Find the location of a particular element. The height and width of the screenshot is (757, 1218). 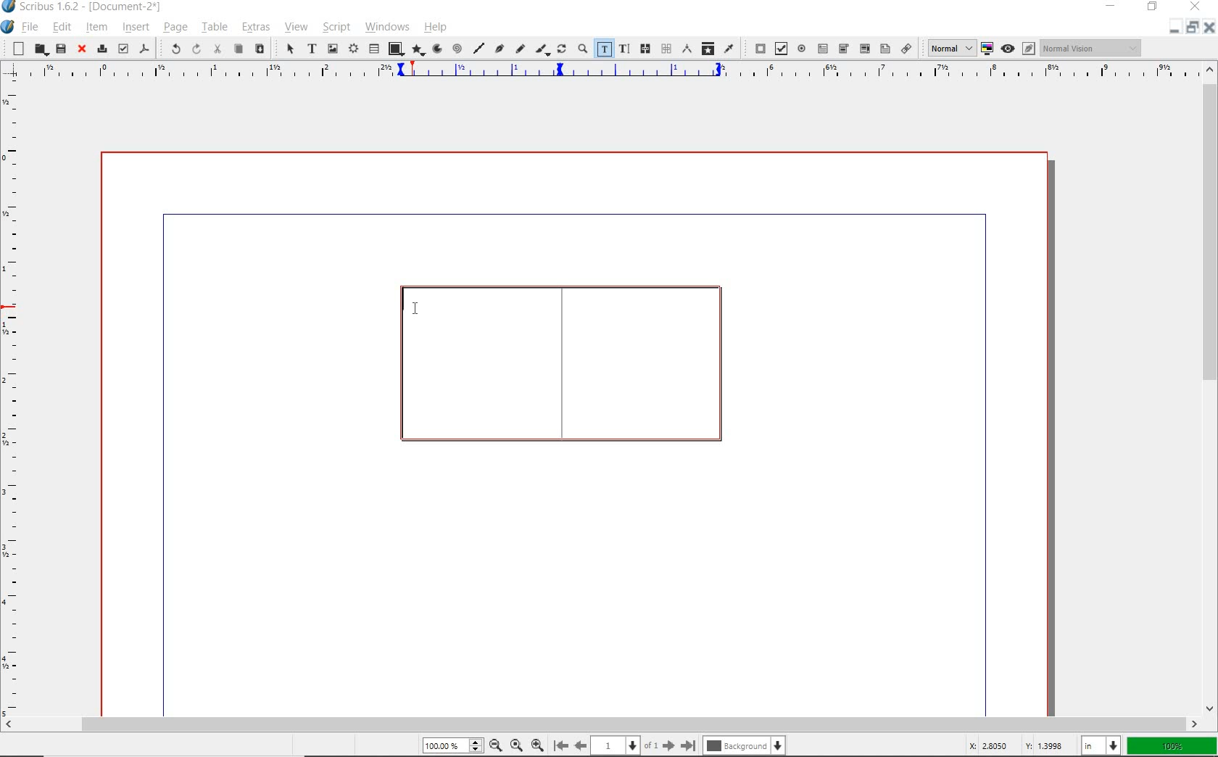

text frame is located at coordinates (312, 49).